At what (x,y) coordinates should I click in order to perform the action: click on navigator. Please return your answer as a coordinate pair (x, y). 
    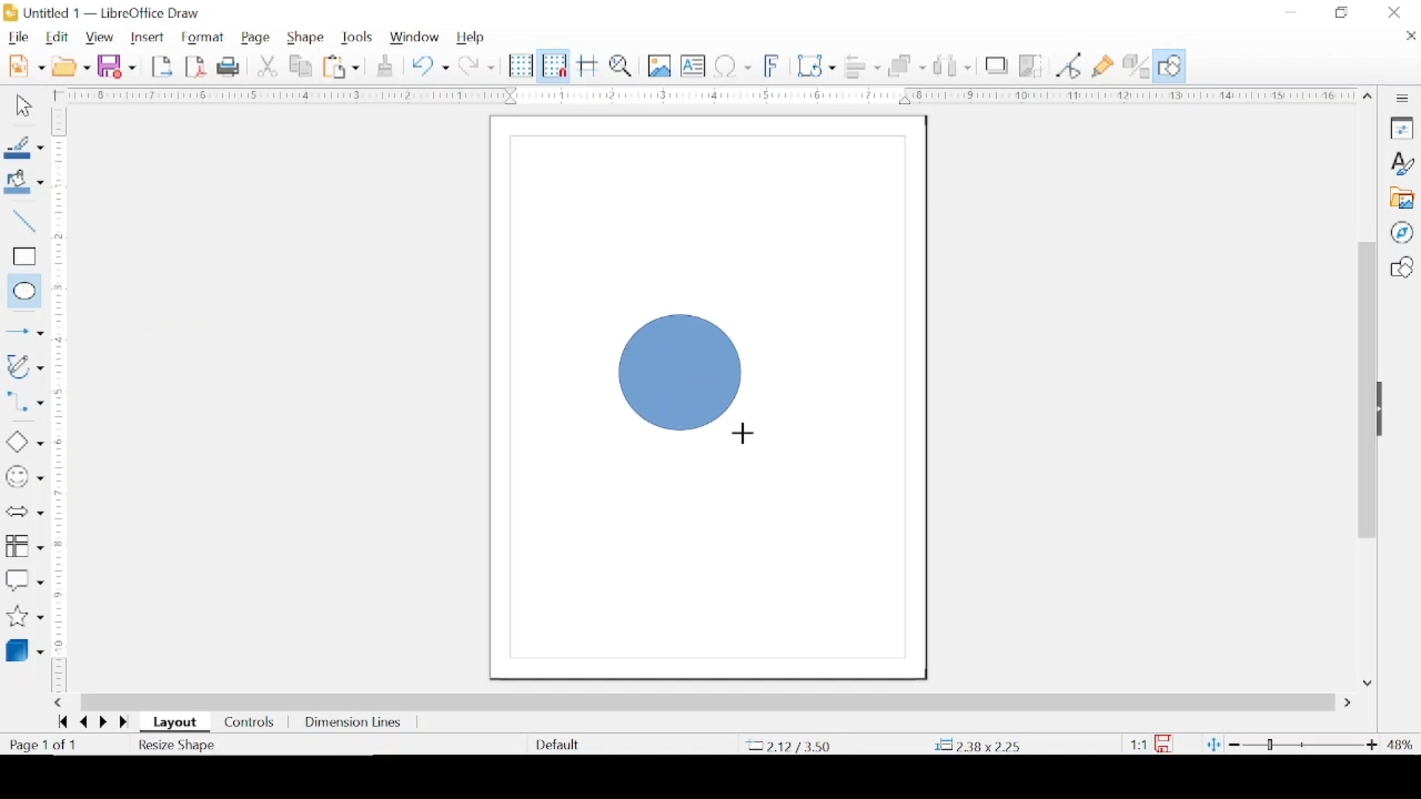
    Looking at the image, I should click on (1401, 232).